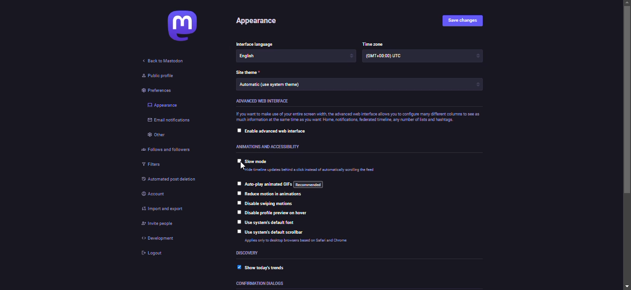  I want to click on animations and accessibility, so click(268, 146).